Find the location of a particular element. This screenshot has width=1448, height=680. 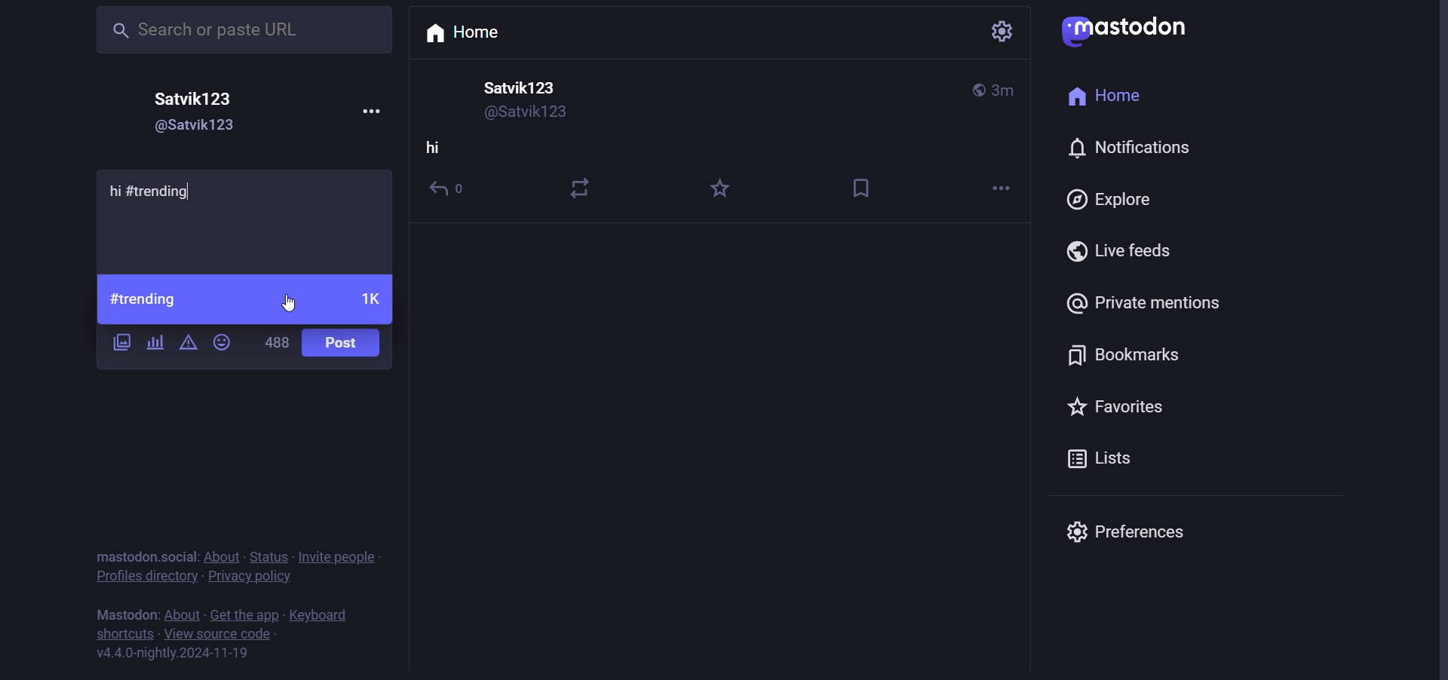

user is located at coordinates (525, 88).